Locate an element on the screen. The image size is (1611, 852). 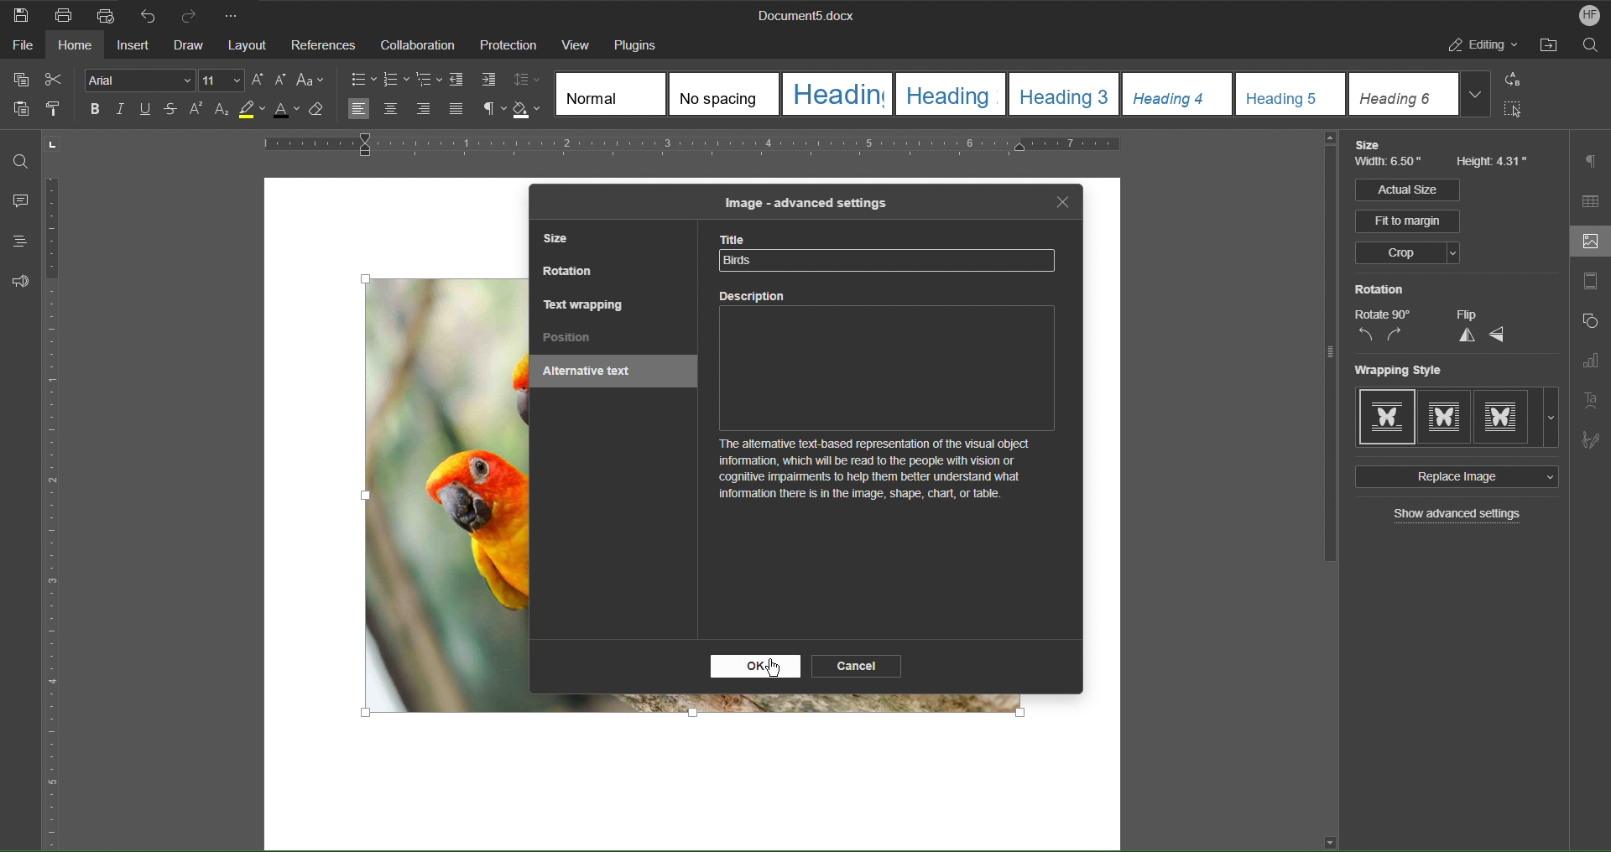
Highlight is located at coordinates (256, 113).